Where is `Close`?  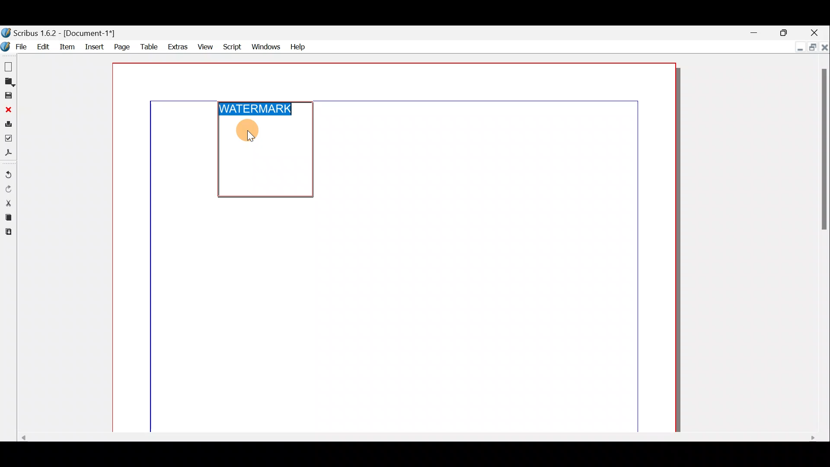
Close is located at coordinates (817, 31).